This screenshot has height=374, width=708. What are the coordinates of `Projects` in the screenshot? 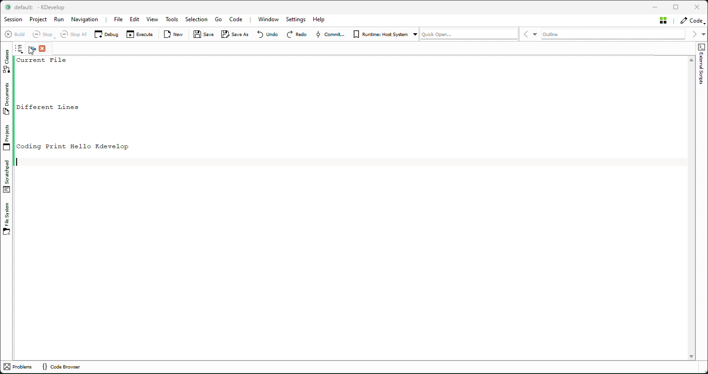 It's located at (7, 138).